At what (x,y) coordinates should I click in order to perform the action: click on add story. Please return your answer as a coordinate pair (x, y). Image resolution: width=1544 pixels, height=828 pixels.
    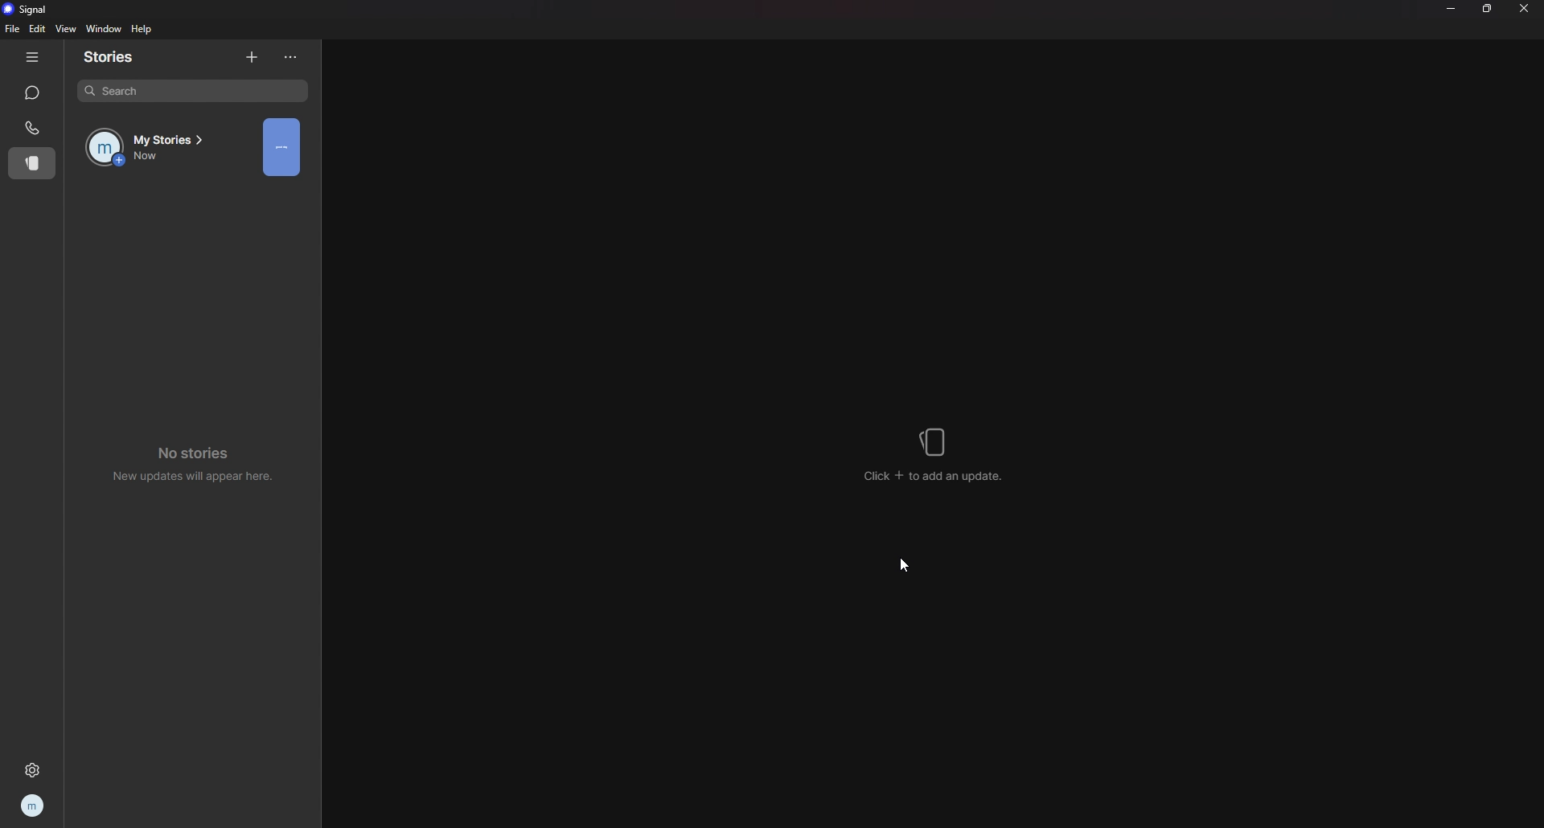
    Looking at the image, I should click on (253, 56).